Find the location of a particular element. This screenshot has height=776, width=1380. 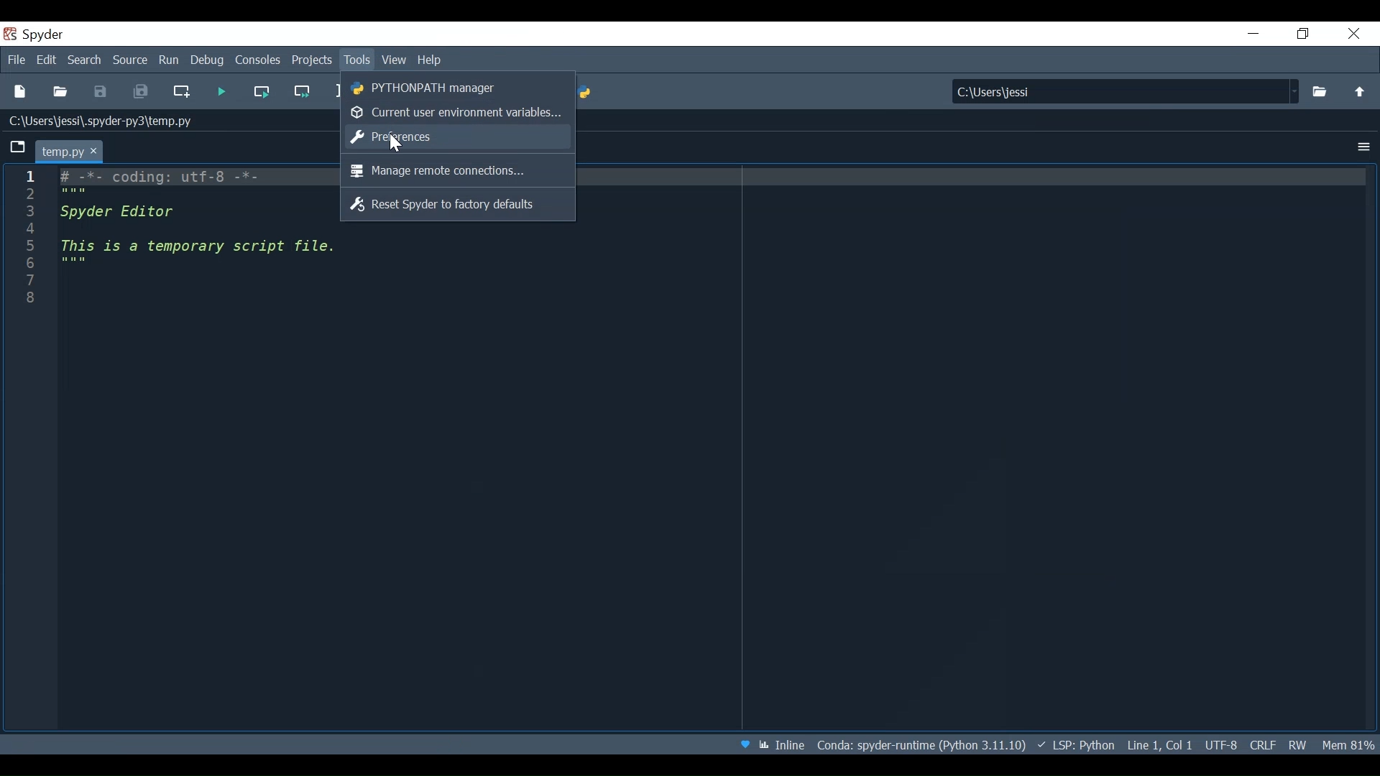

Browse Tabs is located at coordinates (19, 148).